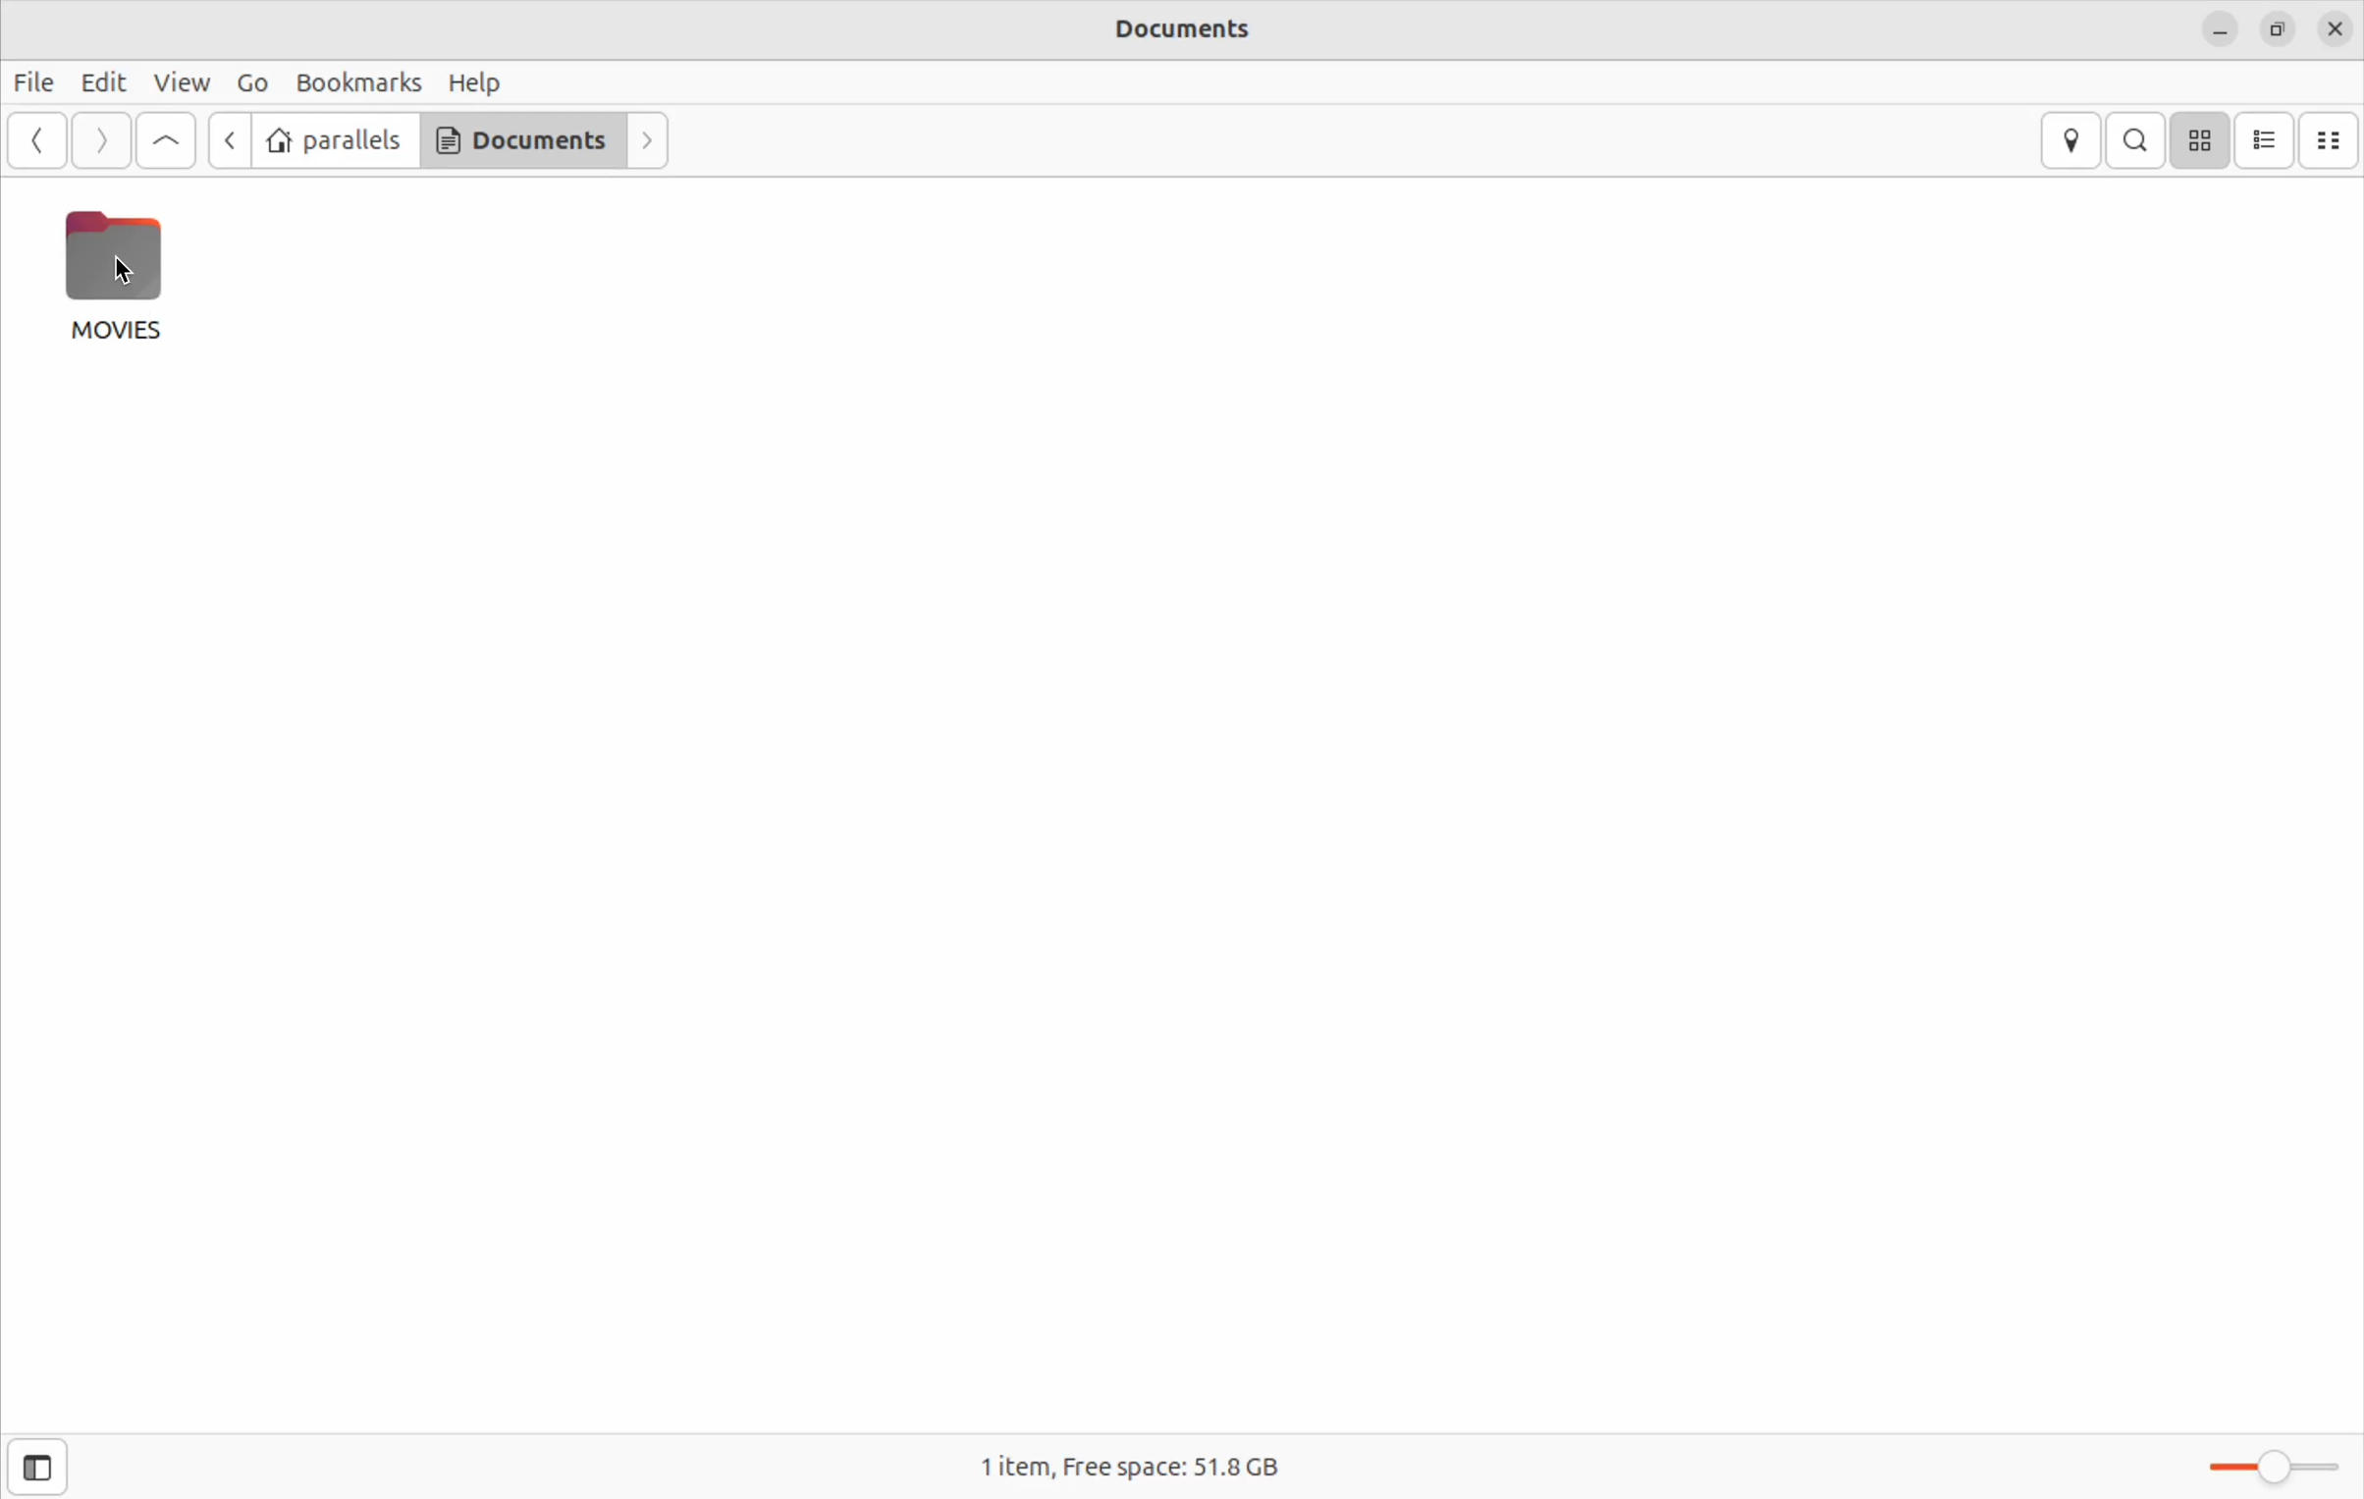 The width and height of the screenshot is (2364, 1499). What do you see at coordinates (2138, 141) in the screenshot?
I see `Search ` at bounding box center [2138, 141].